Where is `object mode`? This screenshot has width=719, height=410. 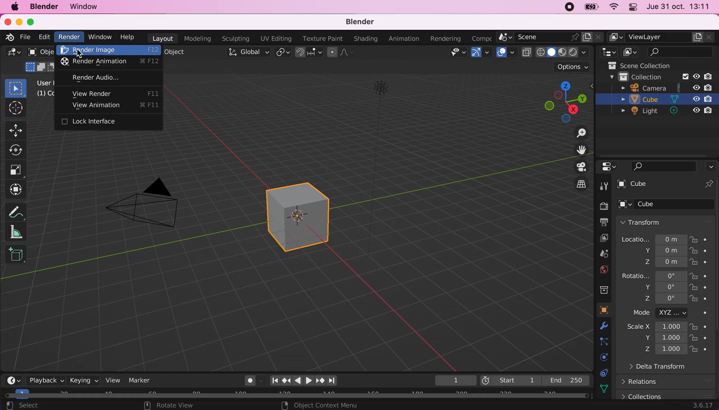
object mode is located at coordinates (40, 60).